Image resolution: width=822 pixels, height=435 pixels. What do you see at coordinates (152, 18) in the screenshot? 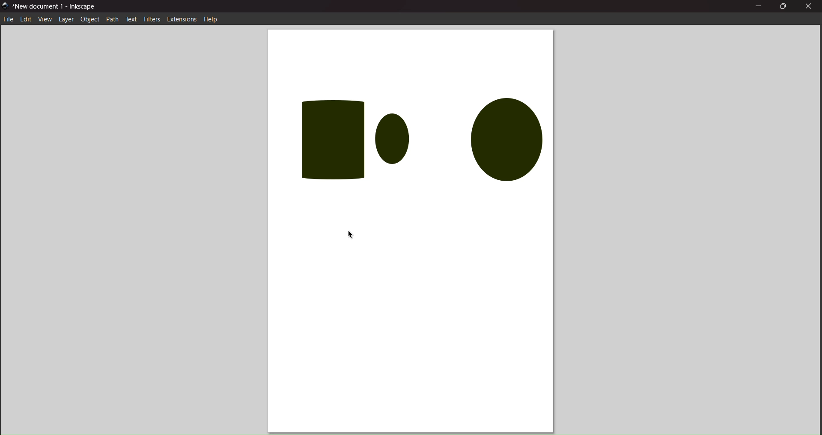
I see `filters` at bounding box center [152, 18].